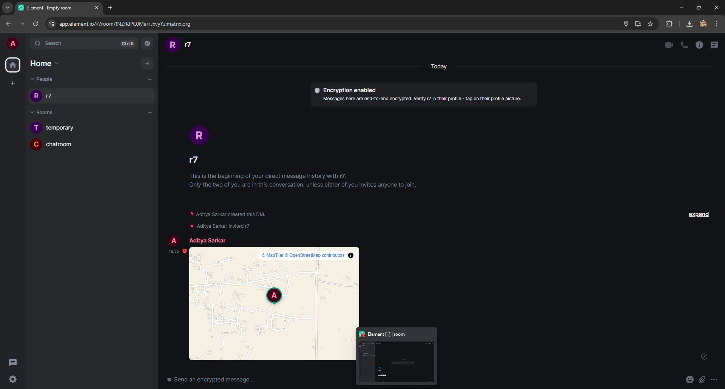 The height and width of the screenshot is (389, 725). What do you see at coordinates (685, 45) in the screenshot?
I see `voice call` at bounding box center [685, 45].